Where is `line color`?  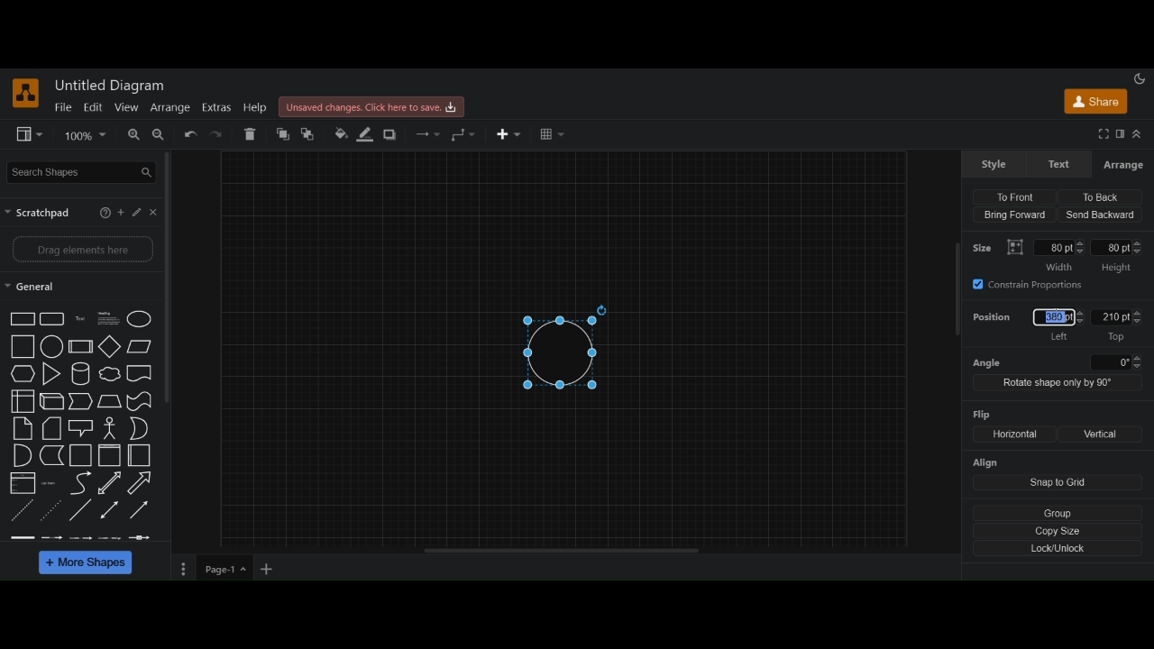 line color is located at coordinates (365, 133).